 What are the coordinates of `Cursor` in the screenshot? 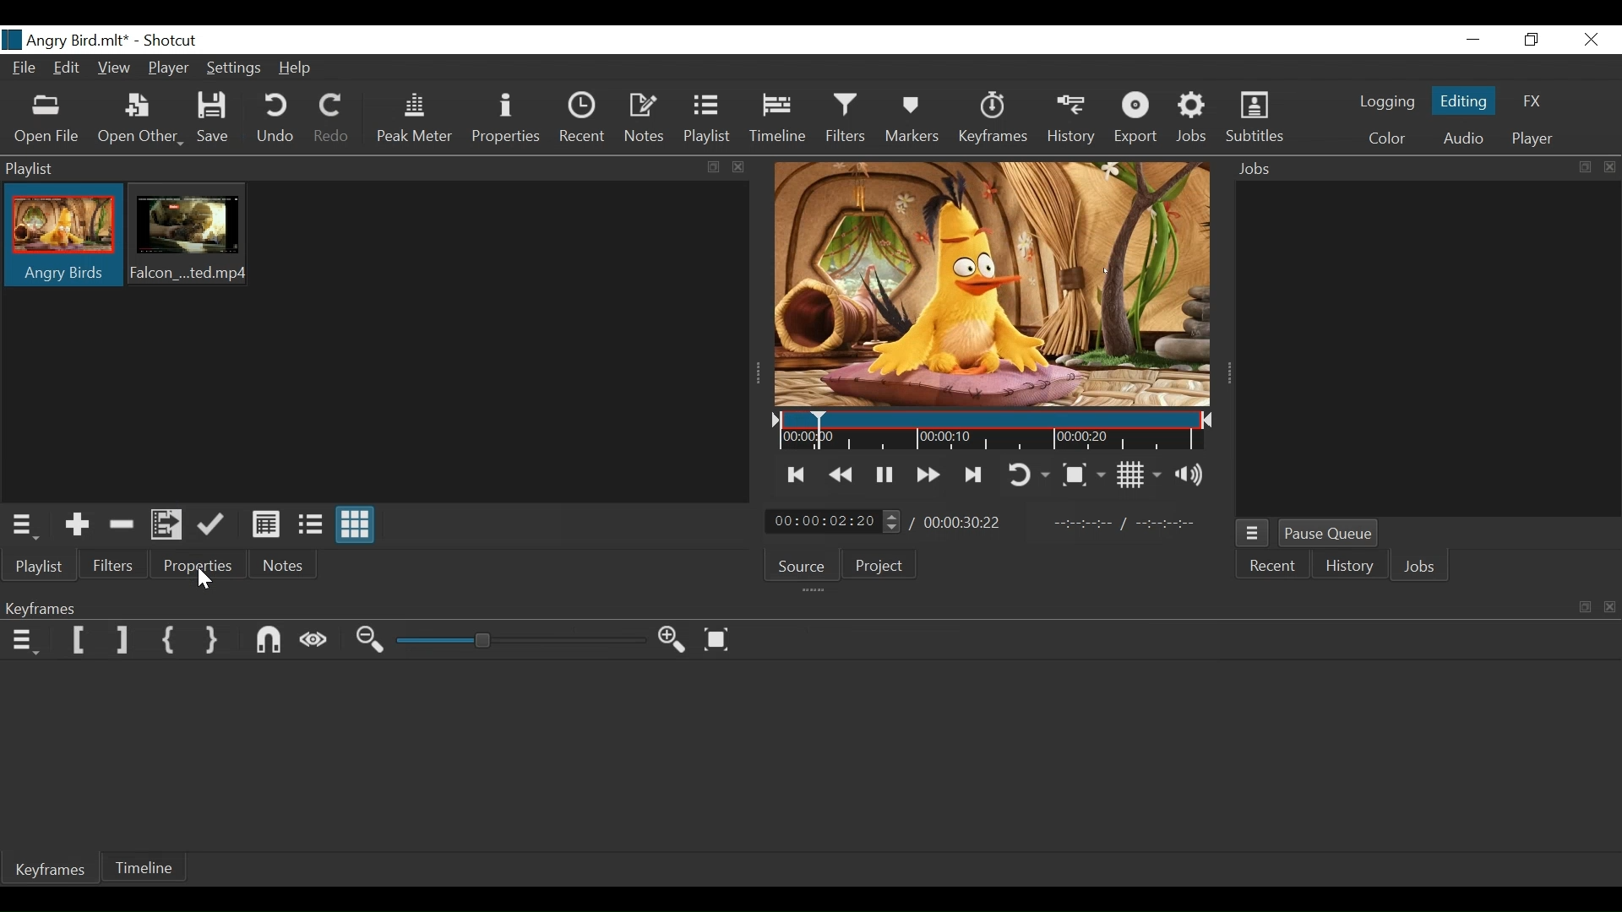 It's located at (210, 581).